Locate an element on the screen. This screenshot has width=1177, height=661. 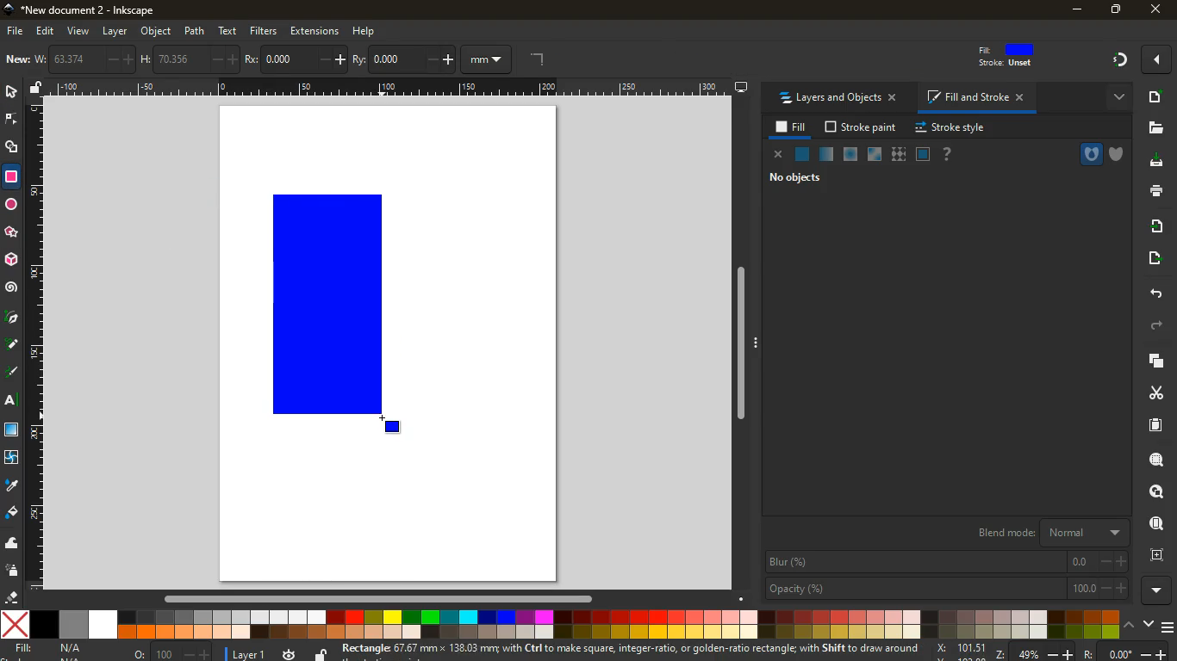
edge is located at coordinates (12, 122).